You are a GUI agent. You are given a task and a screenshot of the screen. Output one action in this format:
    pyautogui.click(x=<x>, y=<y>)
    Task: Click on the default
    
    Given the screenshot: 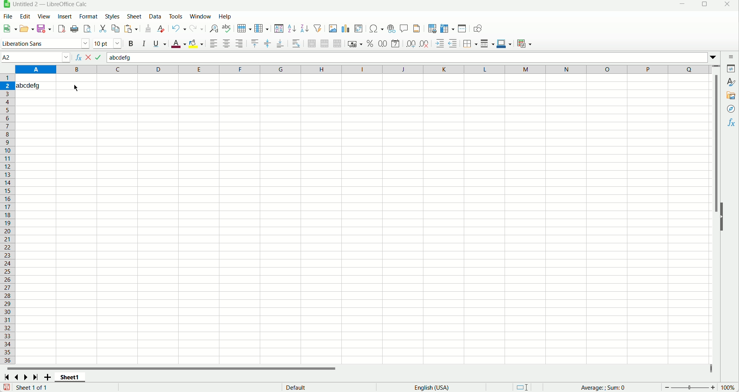 What is the action you would take?
    pyautogui.click(x=296, y=387)
    